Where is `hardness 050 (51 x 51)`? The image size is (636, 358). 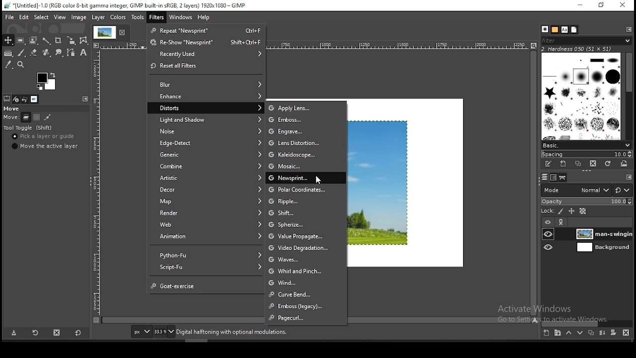
hardness 050 (51 x 51) is located at coordinates (577, 49).